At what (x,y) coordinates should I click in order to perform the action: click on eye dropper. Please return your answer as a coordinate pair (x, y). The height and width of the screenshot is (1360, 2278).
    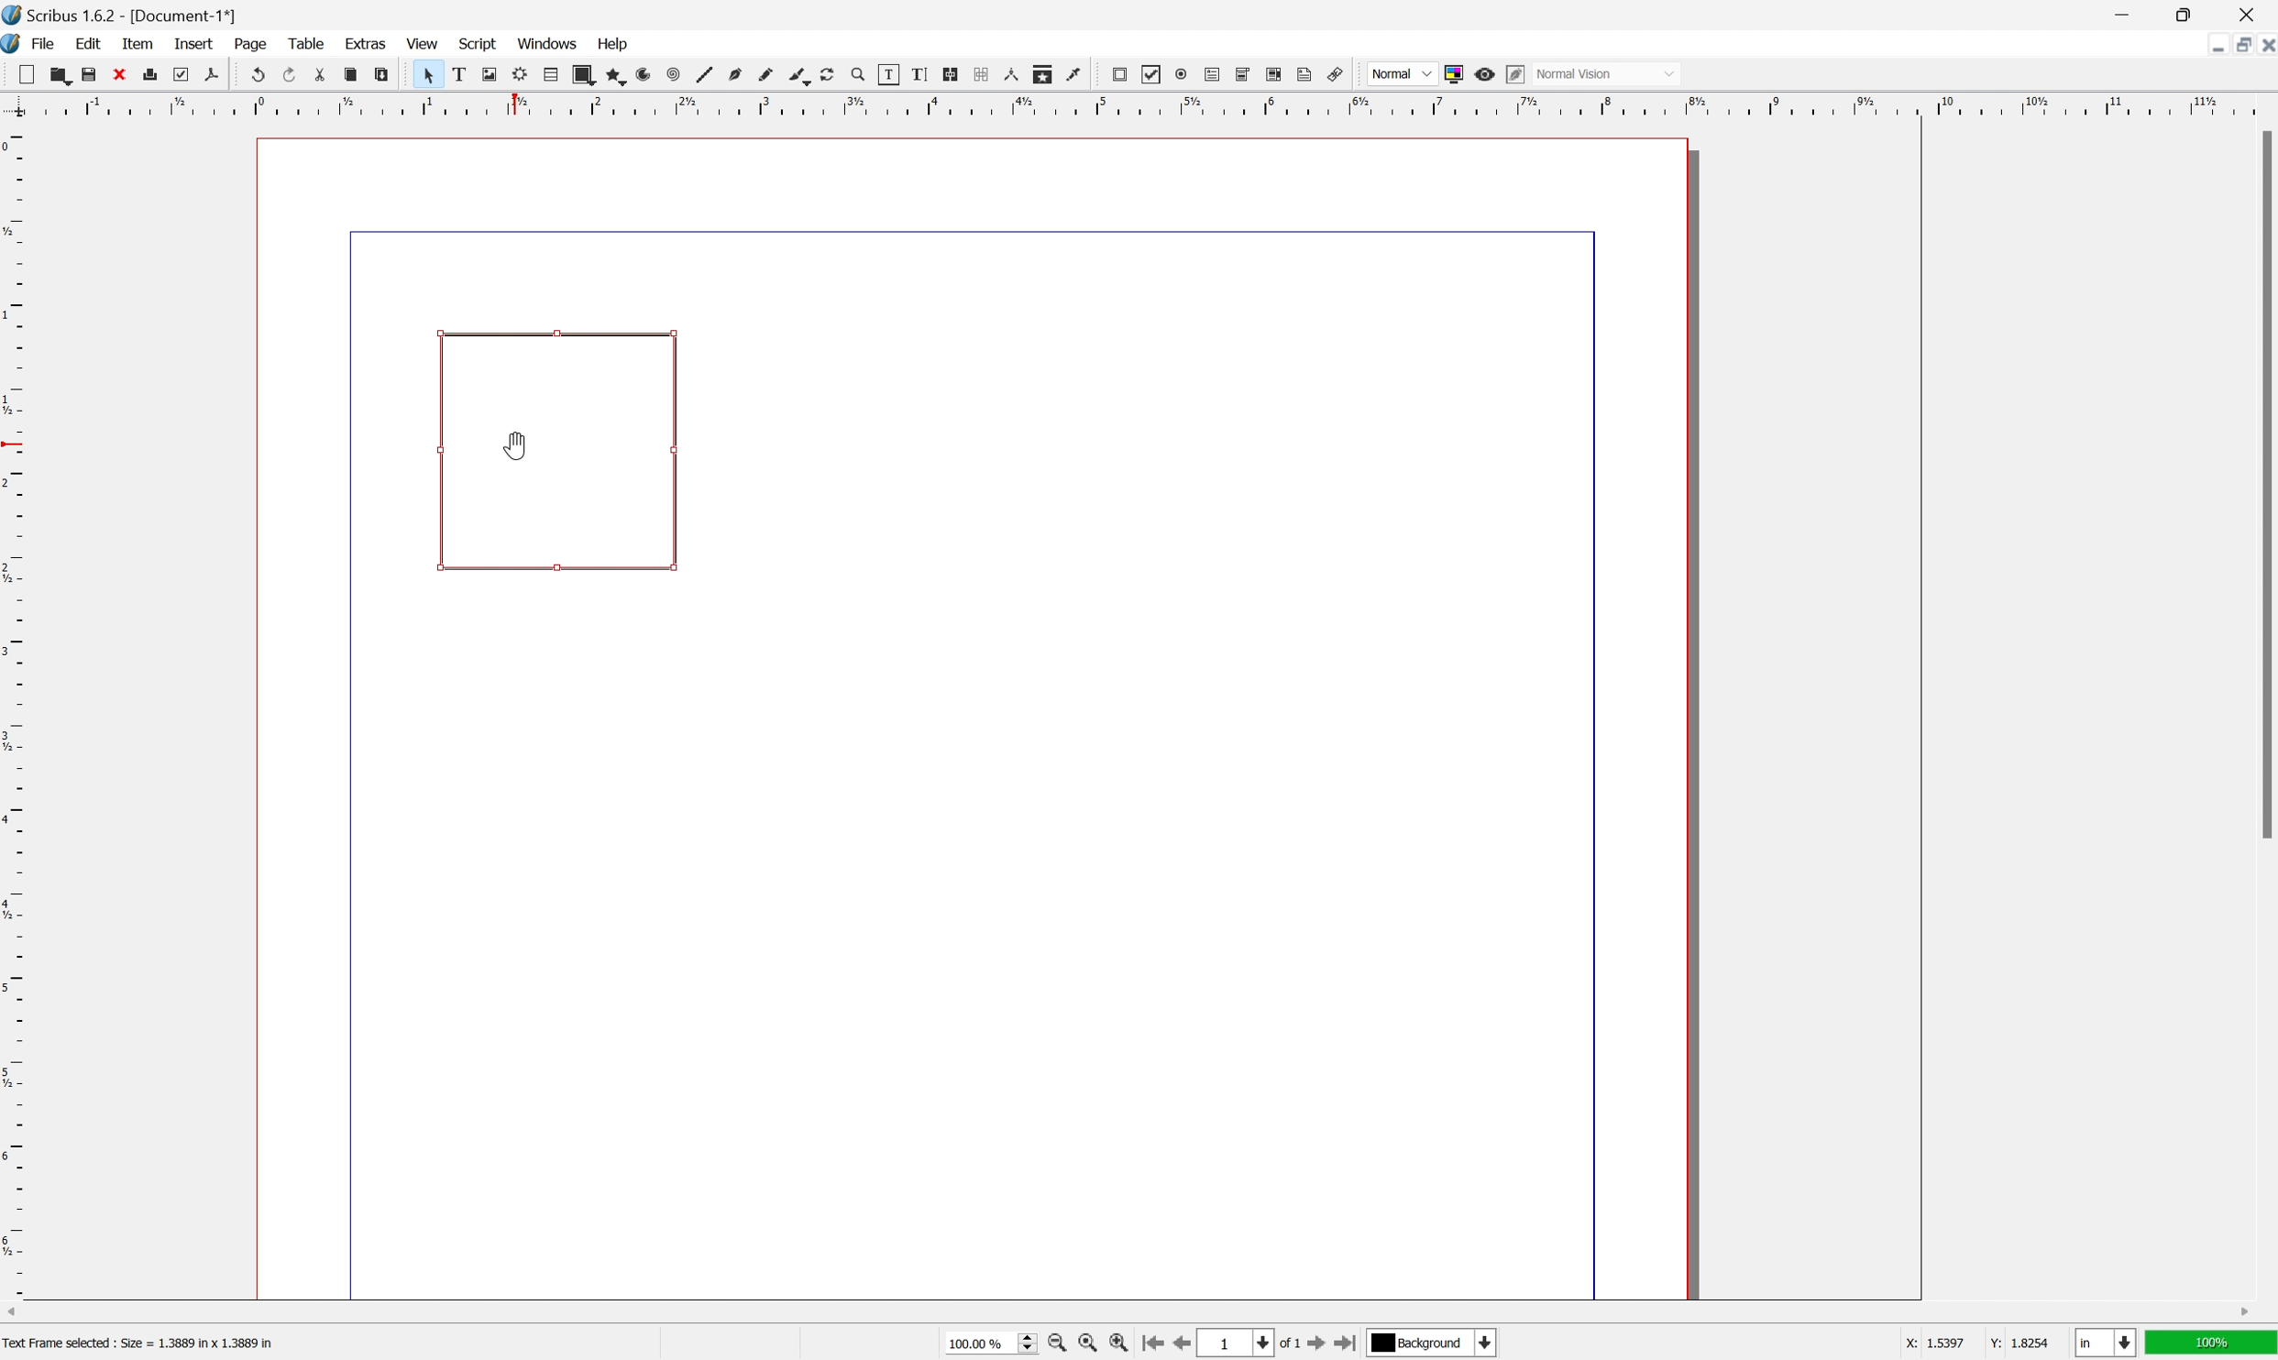
    Looking at the image, I should click on (1074, 74).